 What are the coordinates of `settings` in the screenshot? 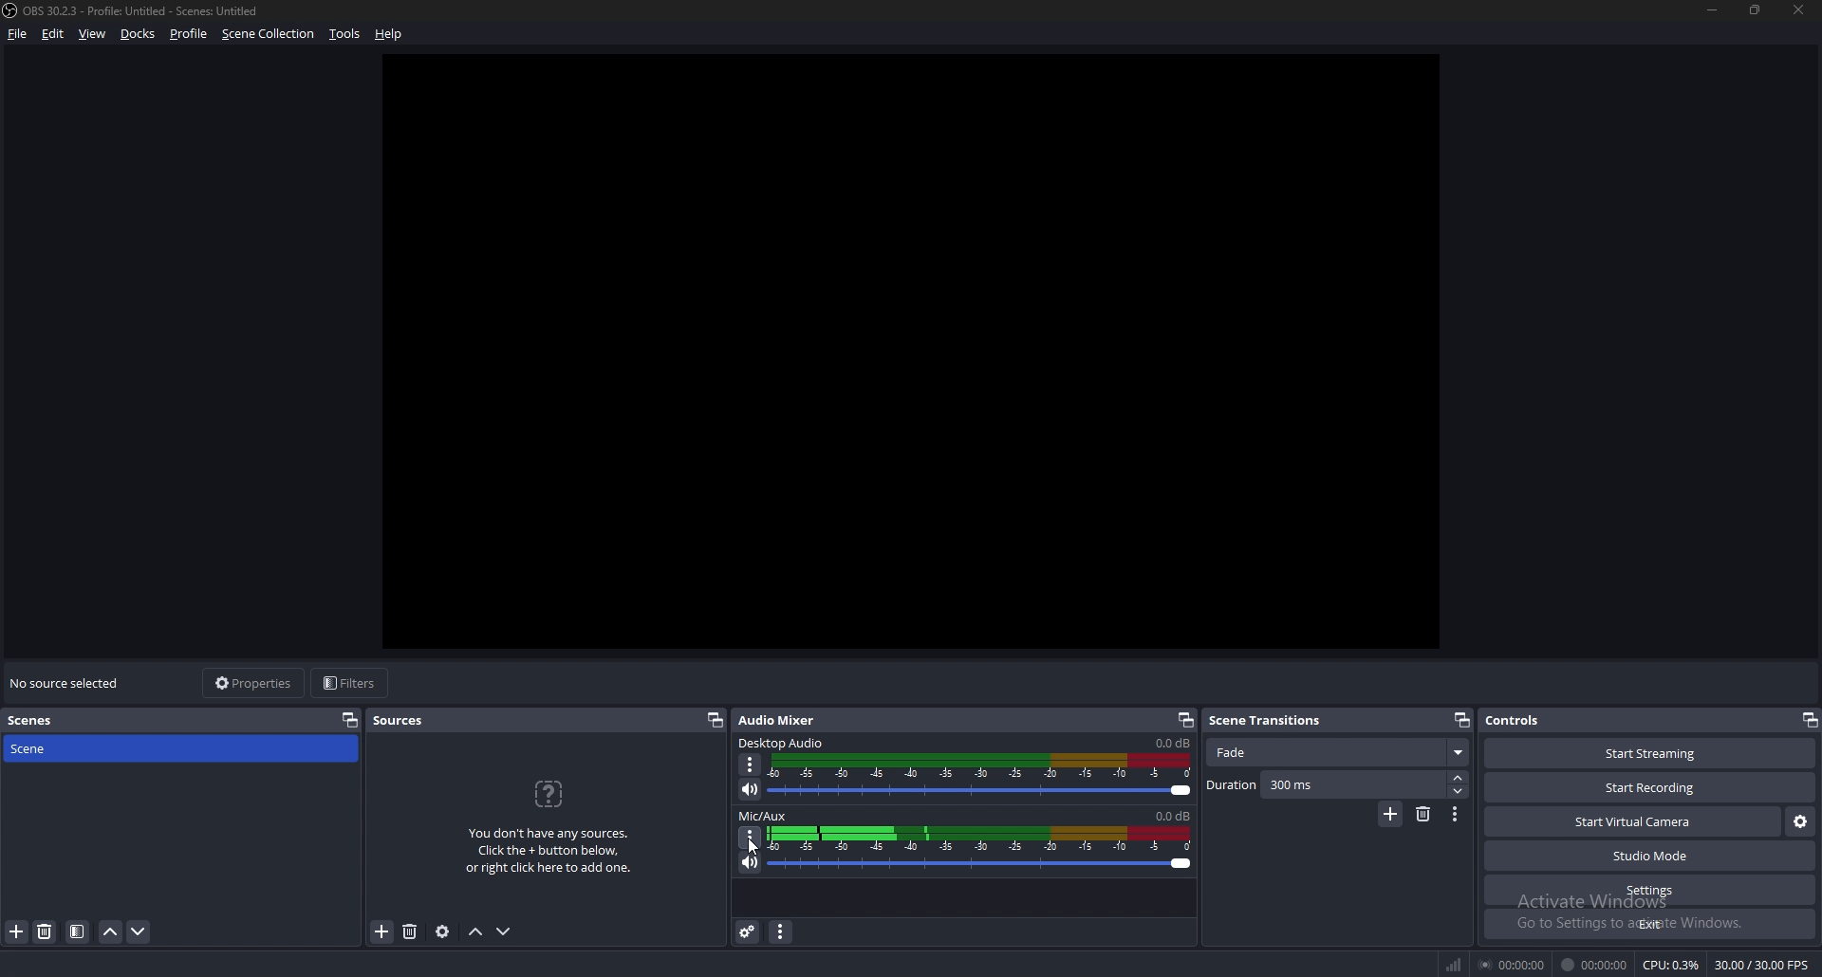 It's located at (1650, 891).